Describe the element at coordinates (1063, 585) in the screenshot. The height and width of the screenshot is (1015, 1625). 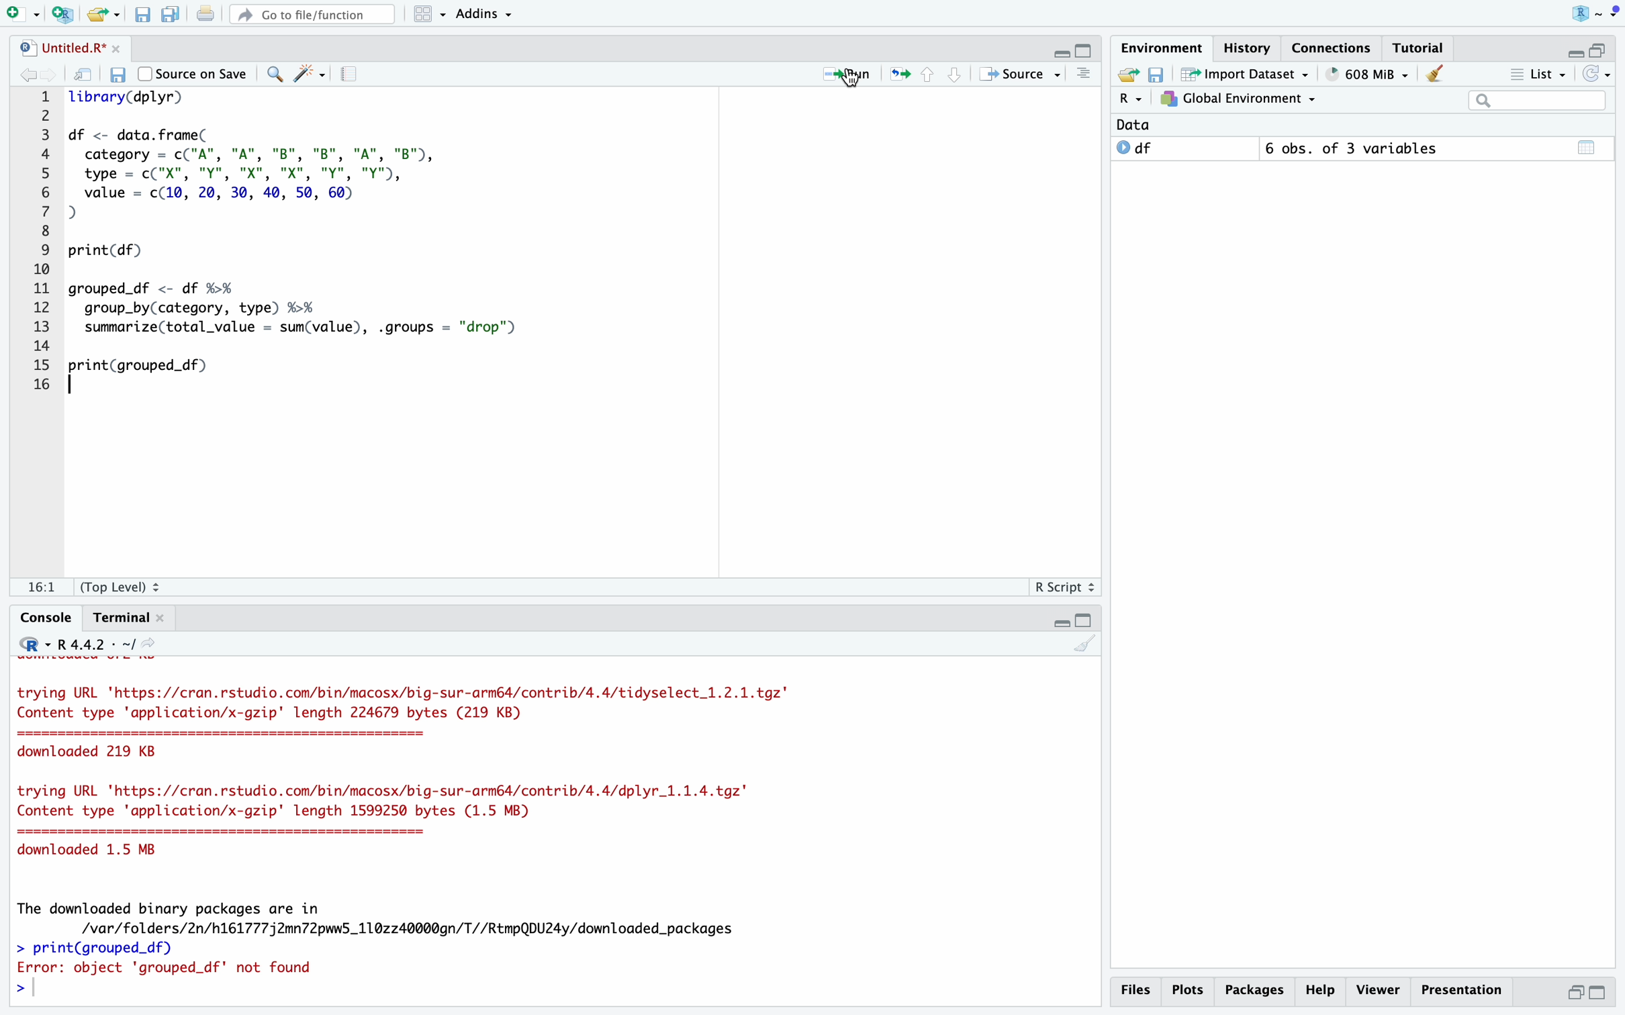
I see `R Script` at that location.